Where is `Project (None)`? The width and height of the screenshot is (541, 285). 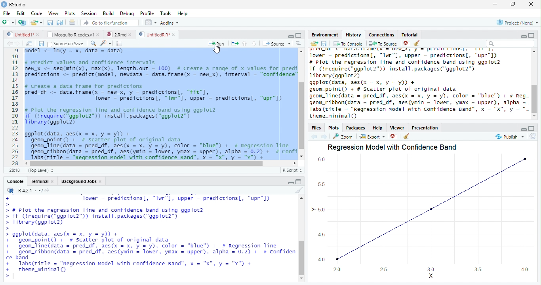 Project (None) is located at coordinates (518, 22).